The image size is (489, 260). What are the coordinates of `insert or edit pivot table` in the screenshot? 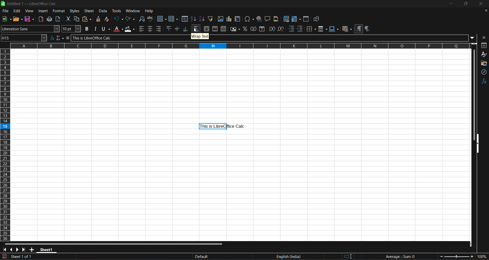 It's located at (238, 19).